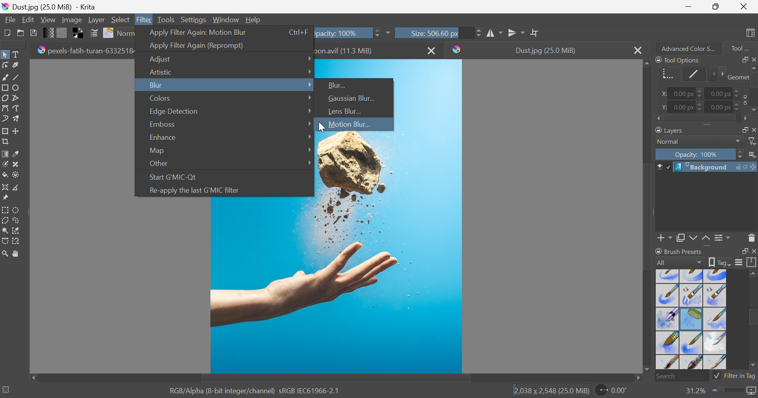 Image resolution: width=758 pixels, height=398 pixels. I want to click on Scroll Bar, so click(648, 215).